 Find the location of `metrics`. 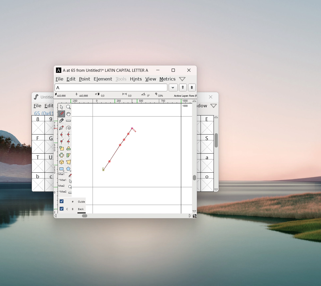

metrics is located at coordinates (168, 79).